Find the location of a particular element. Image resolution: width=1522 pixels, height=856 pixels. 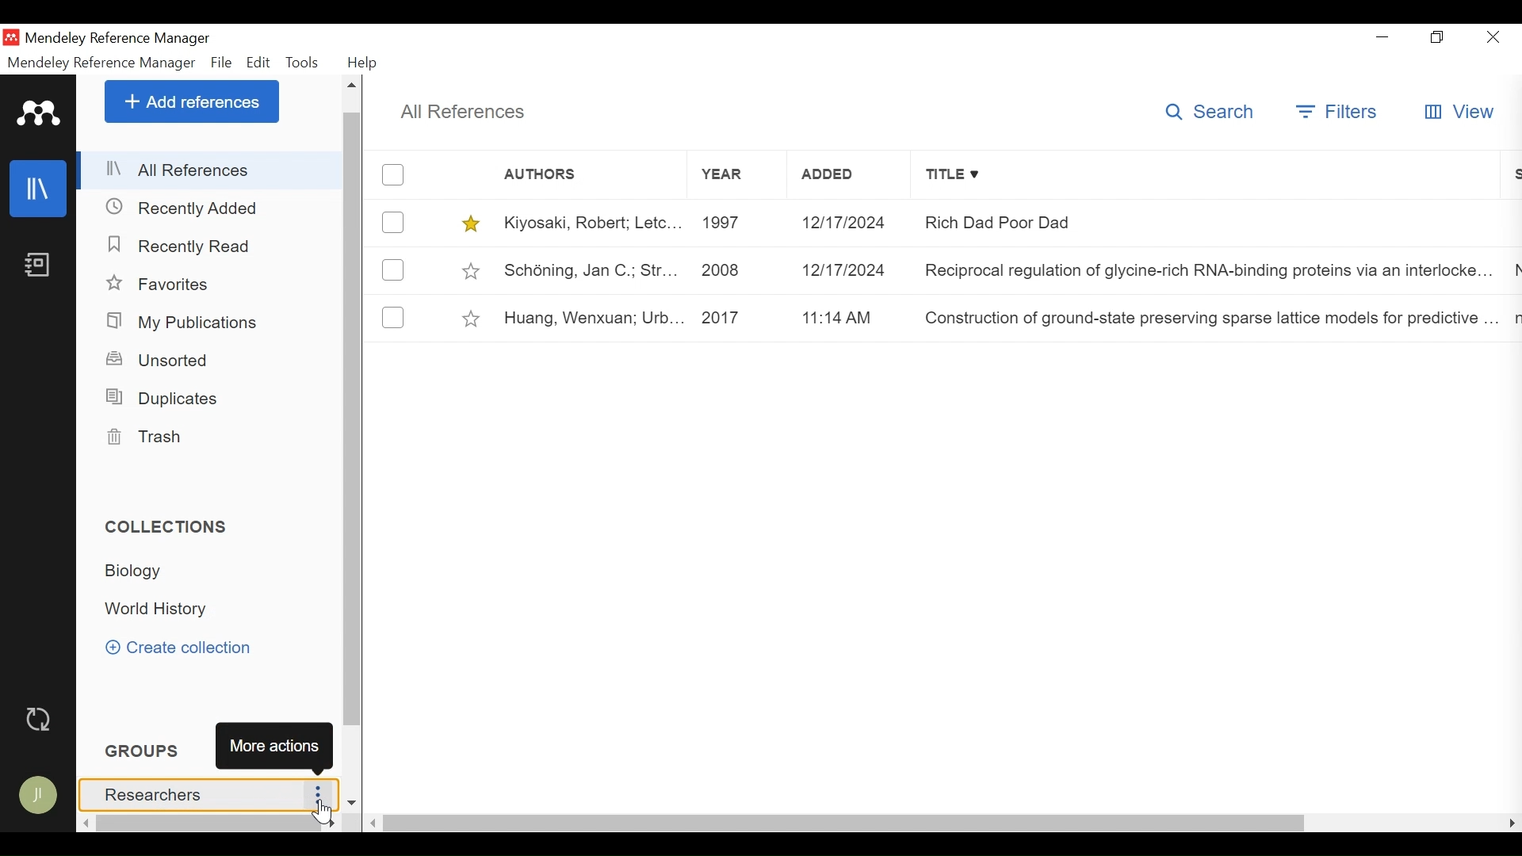

Authors is located at coordinates (572, 176).